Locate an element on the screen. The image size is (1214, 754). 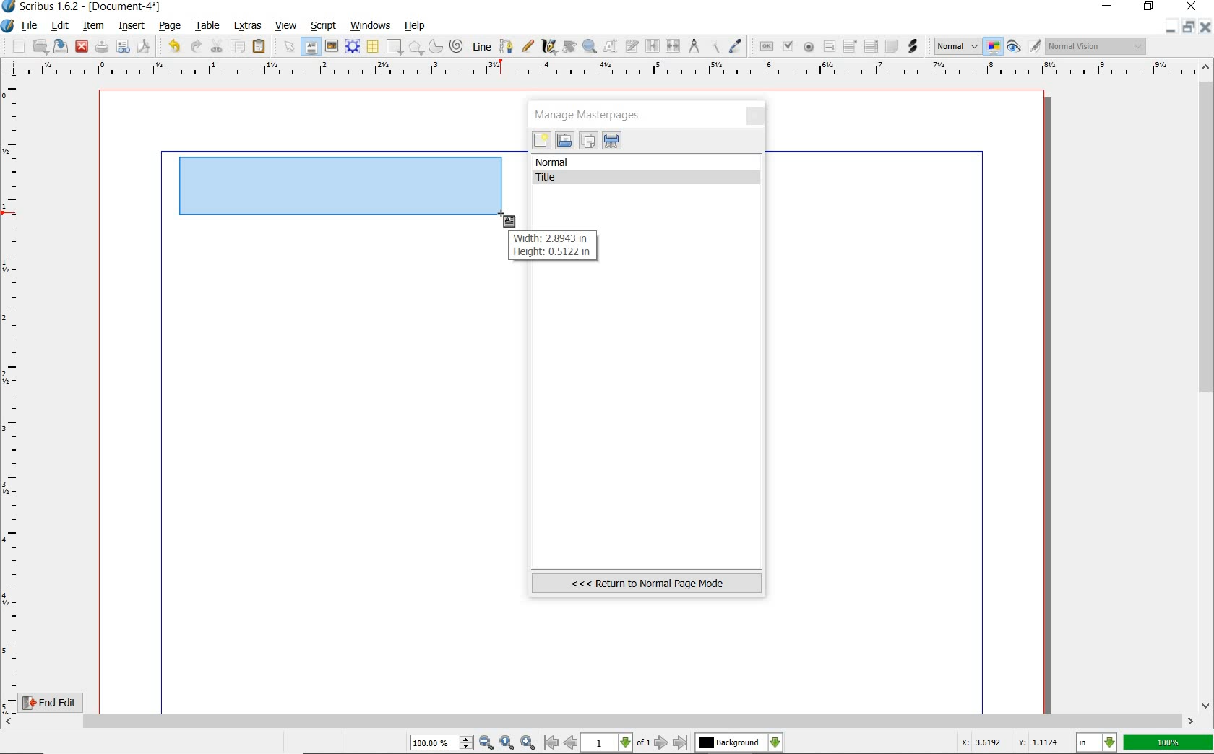
redo is located at coordinates (195, 45).